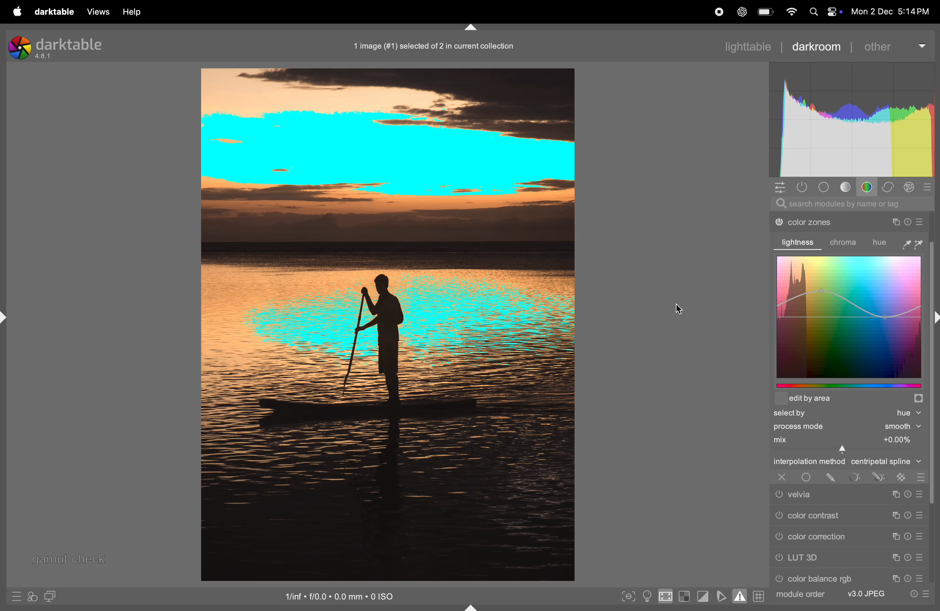 The image size is (940, 611). What do you see at coordinates (919, 535) in the screenshot?
I see `preset` at bounding box center [919, 535].